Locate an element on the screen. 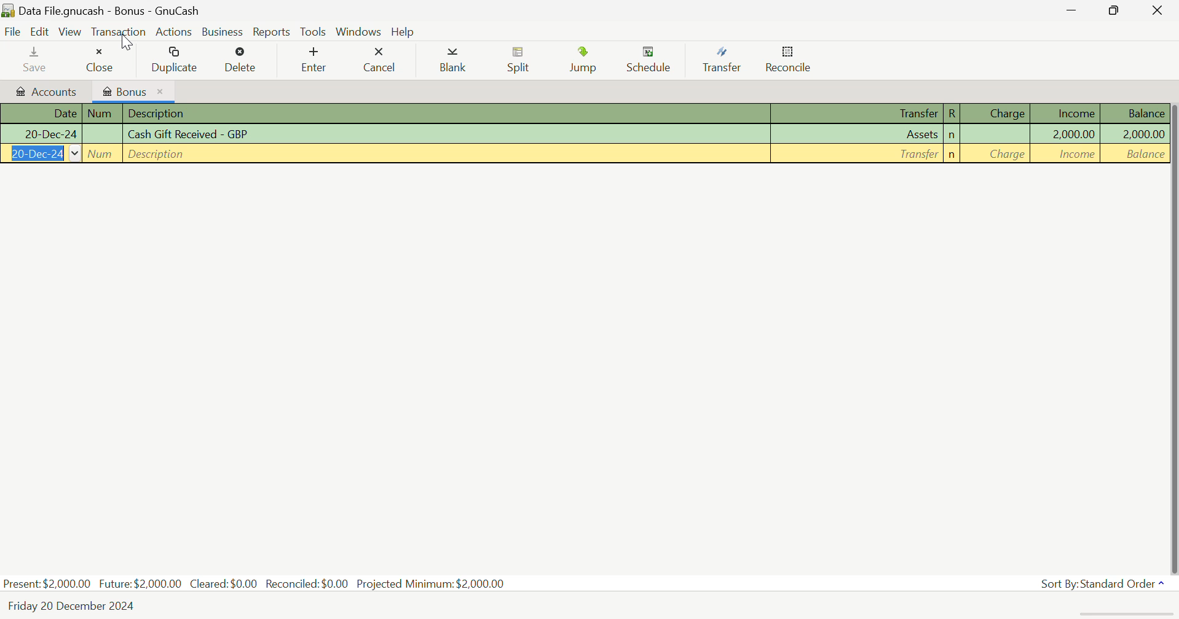 This screenshot has width=1179, height=619. Assets is located at coordinates (859, 135).